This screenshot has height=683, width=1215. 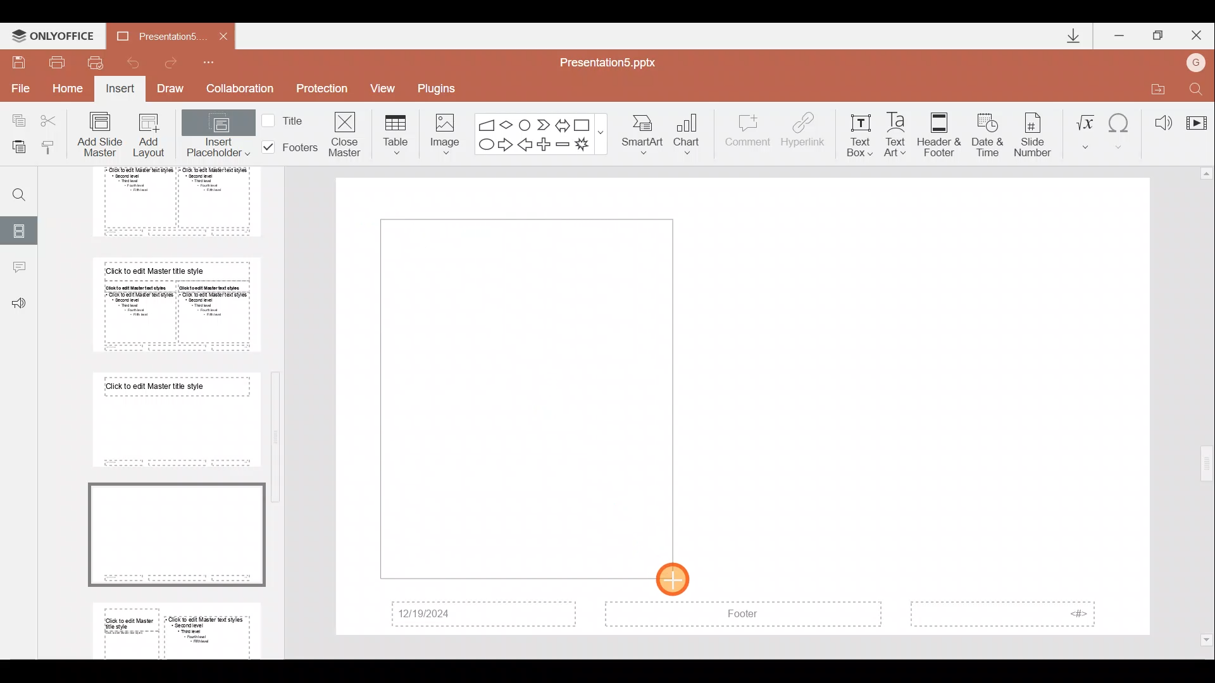 I want to click on Comments, so click(x=18, y=269).